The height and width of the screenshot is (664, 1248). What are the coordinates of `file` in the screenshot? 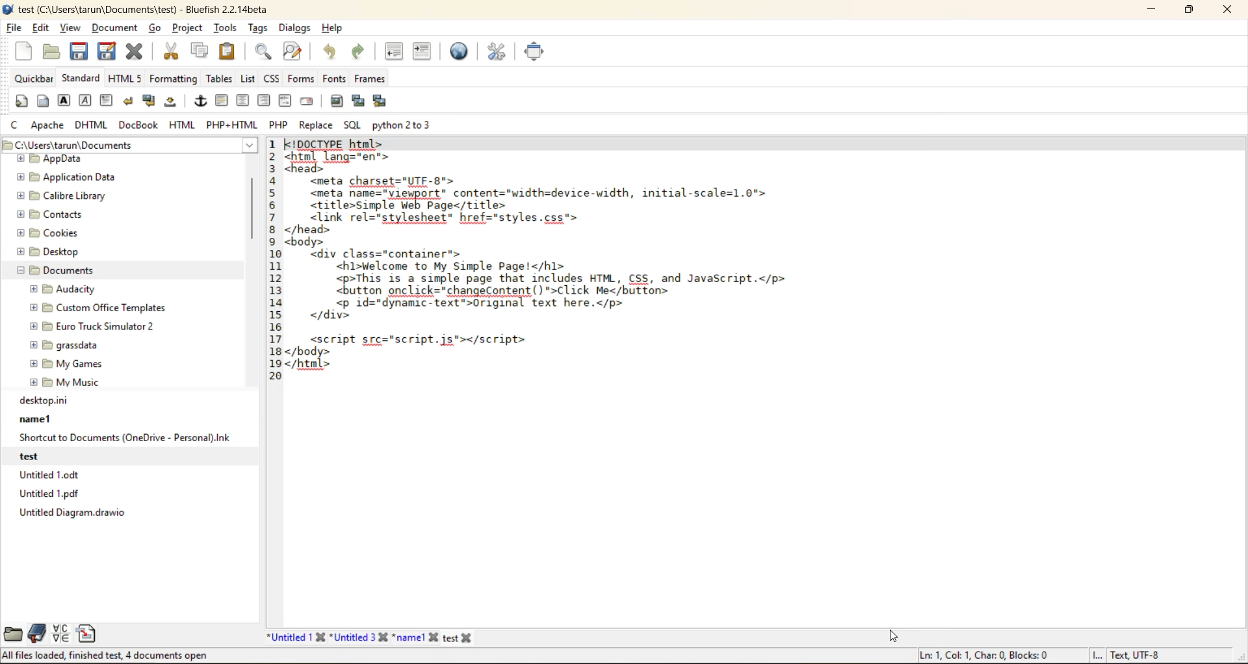 It's located at (15, 29).